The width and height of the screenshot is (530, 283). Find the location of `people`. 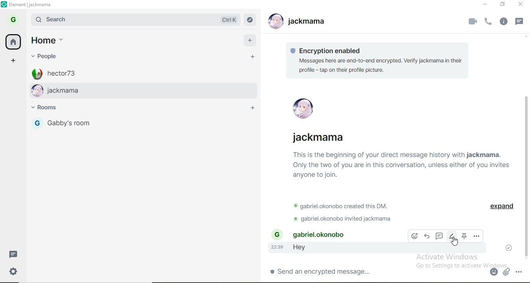

people is located at coordinates (46, 56).